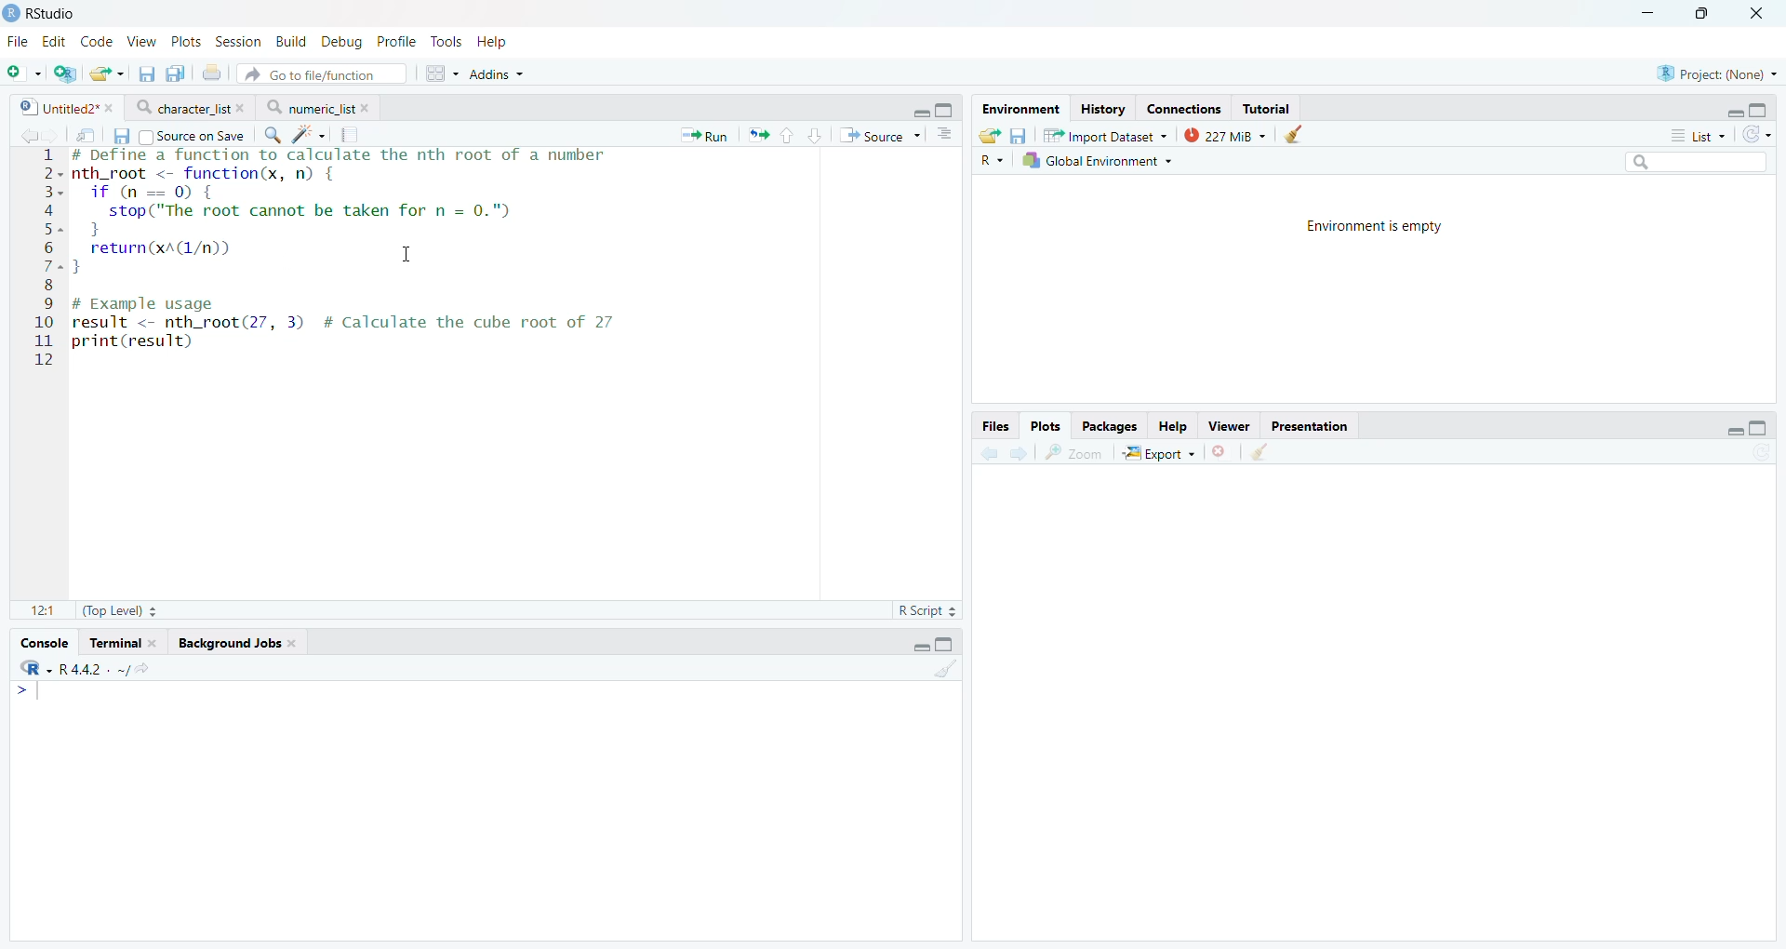  What do you see at coordinates (190, 107) in the screenshot?
I see `character list` at bounding box center [190, 107].